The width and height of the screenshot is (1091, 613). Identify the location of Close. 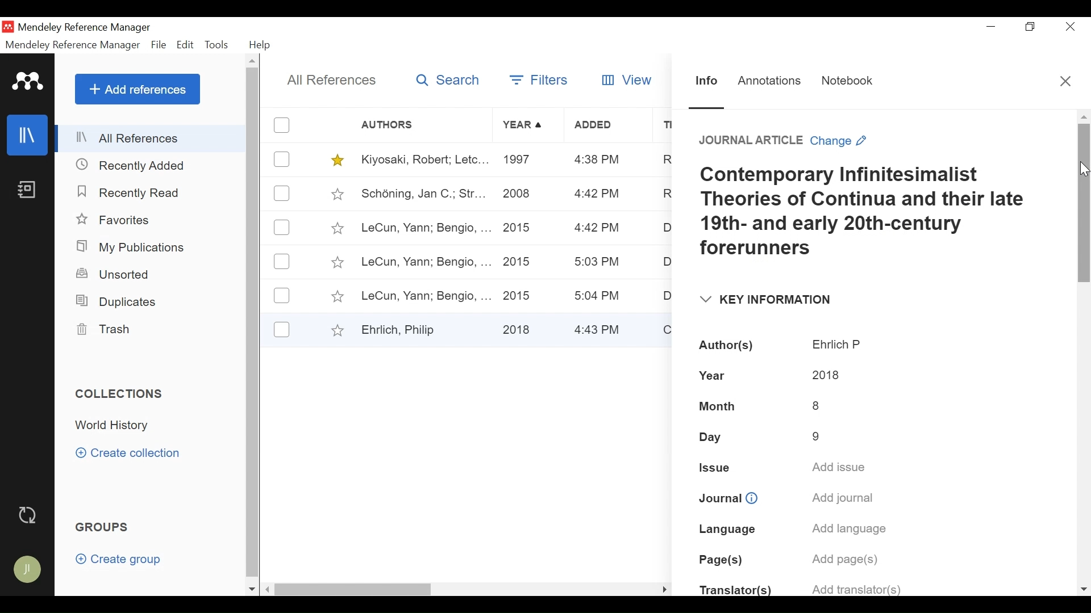
(1065, 81).